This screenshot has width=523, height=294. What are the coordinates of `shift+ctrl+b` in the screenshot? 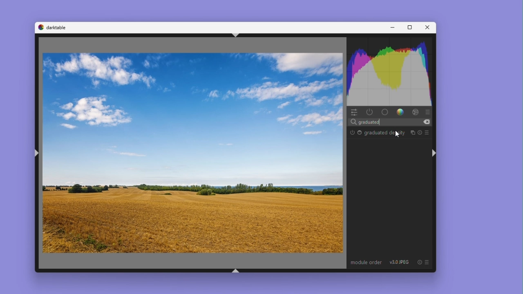 It's located at (236, 272).